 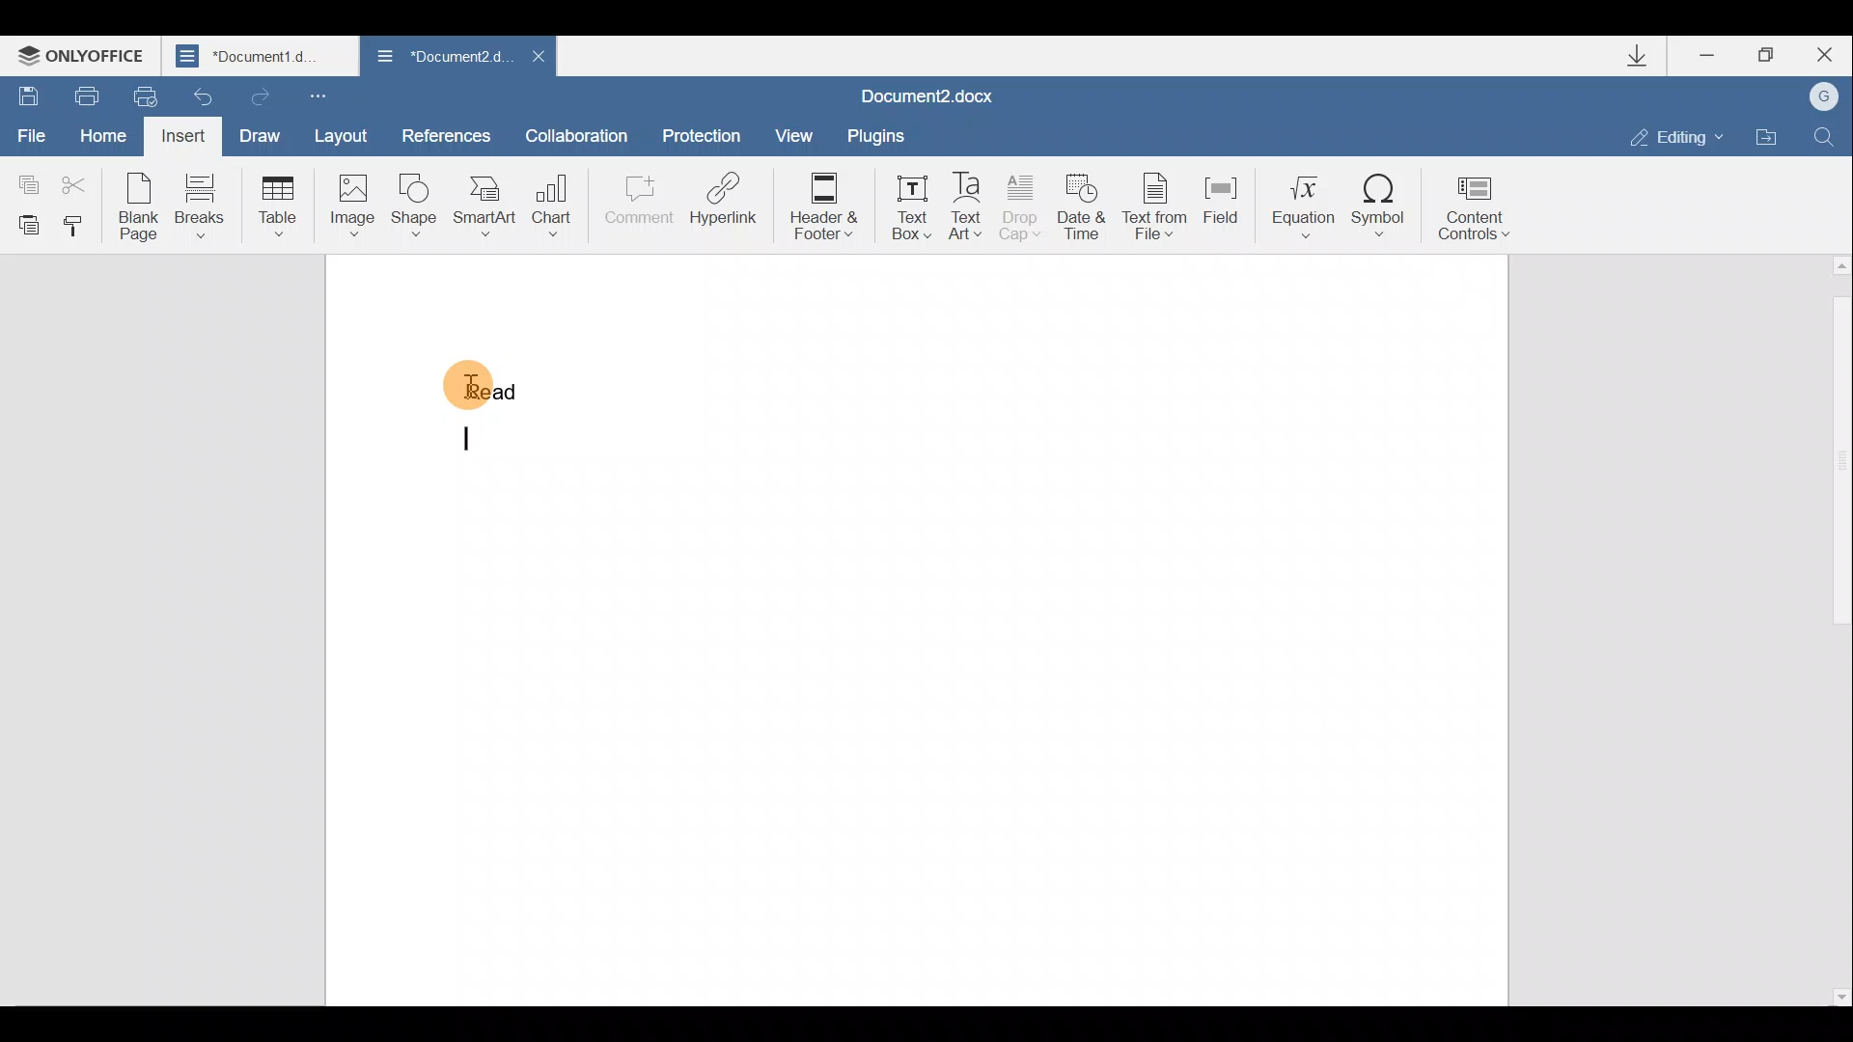 I want to click on Cut, so click(x=80, y=178).